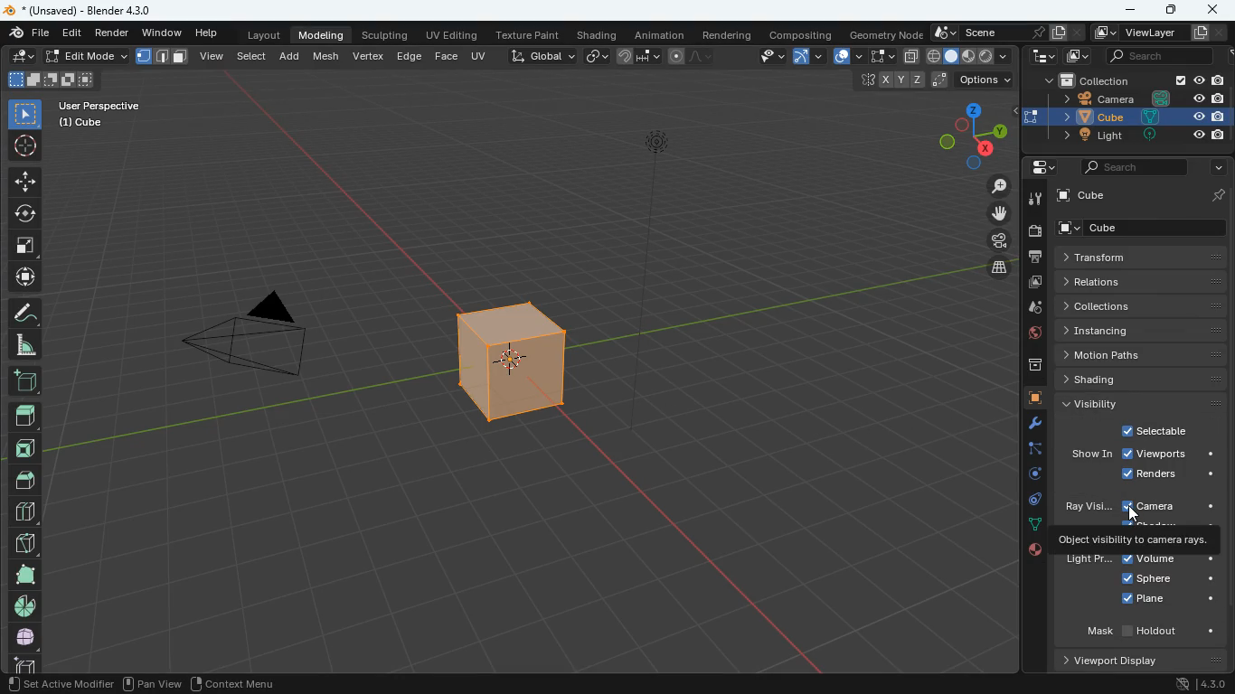 The height and width of the screenshot is (694, 1235). What do you see at coordinates (1158, 33) in the screenshot?
I see `viewlayer` at bounding box center [1158, 33].